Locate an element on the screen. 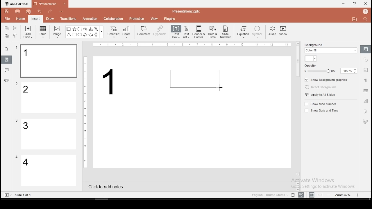 The image size is (372, 209). Slide is located at coordinates (7, 195).